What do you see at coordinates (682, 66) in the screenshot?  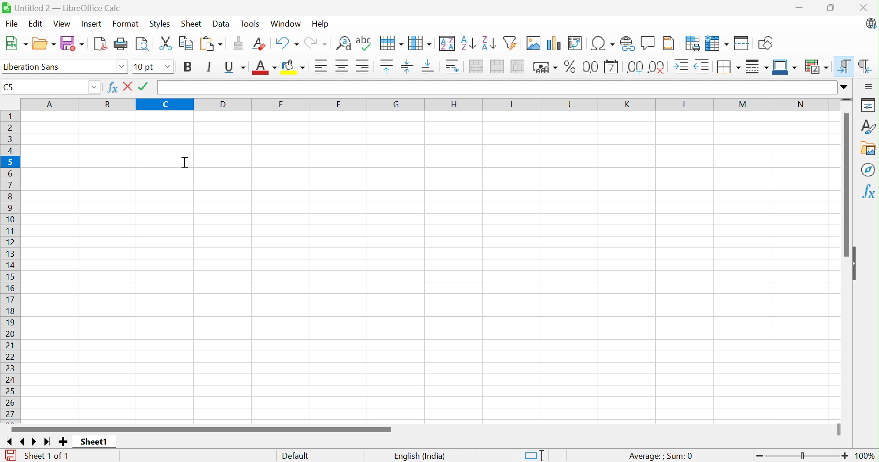 I see `Increase indent` at bounding box center [682, 66].